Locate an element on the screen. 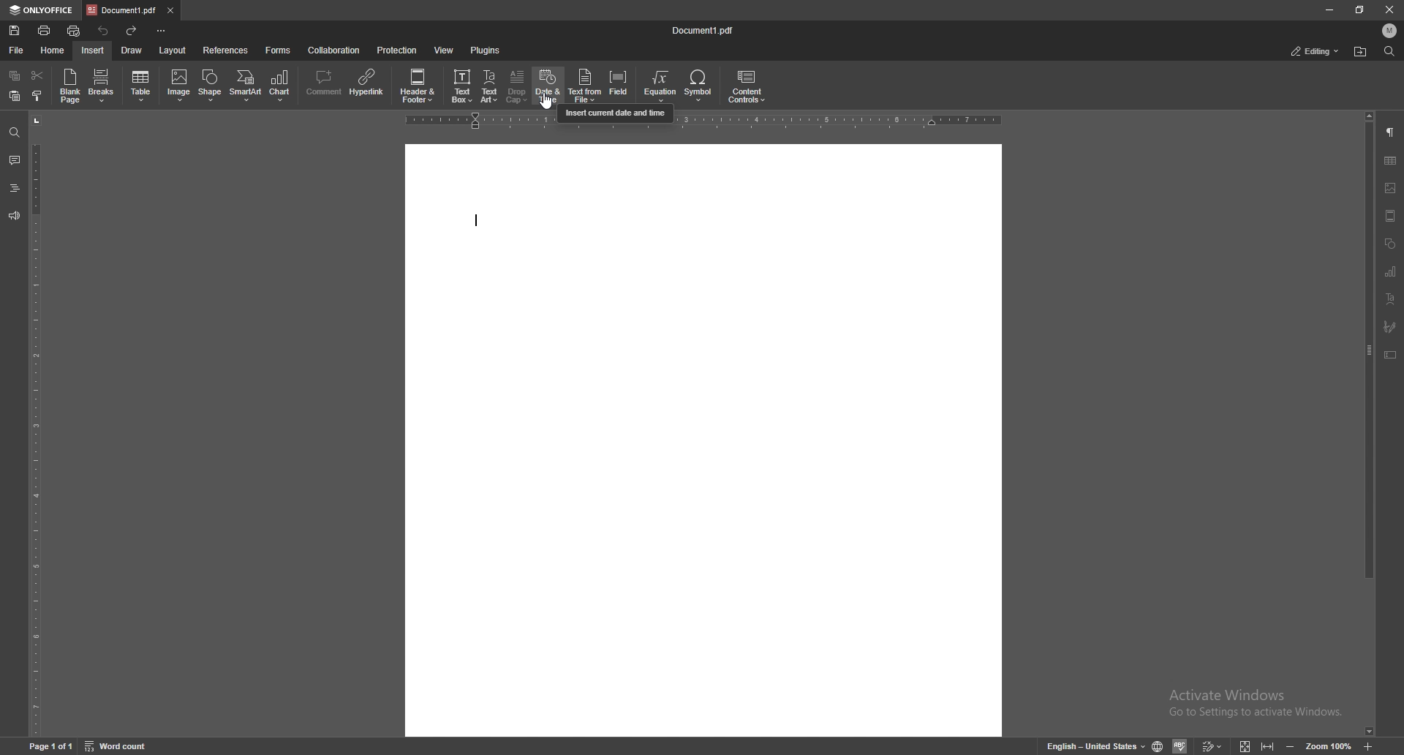 The height and width of the screenshot is (755, 1404). undo is located at coordinates (107, 31).